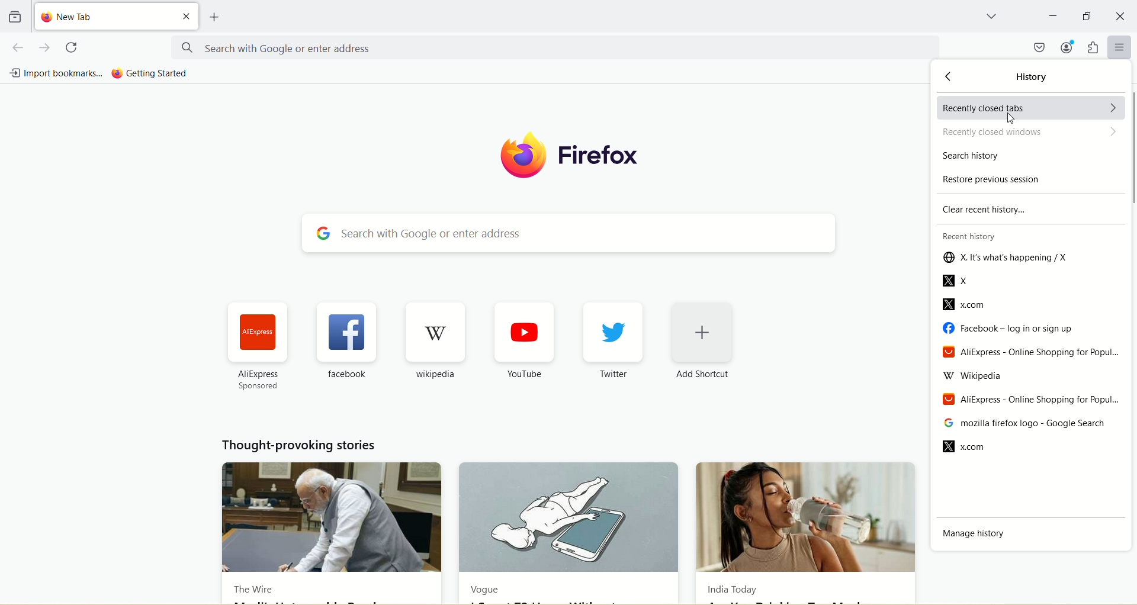 The image size is (1137, 605). What do you see at coordinates (19, 47) in the screenshot?
I see `go back one page` at bounding box center [19, 47].